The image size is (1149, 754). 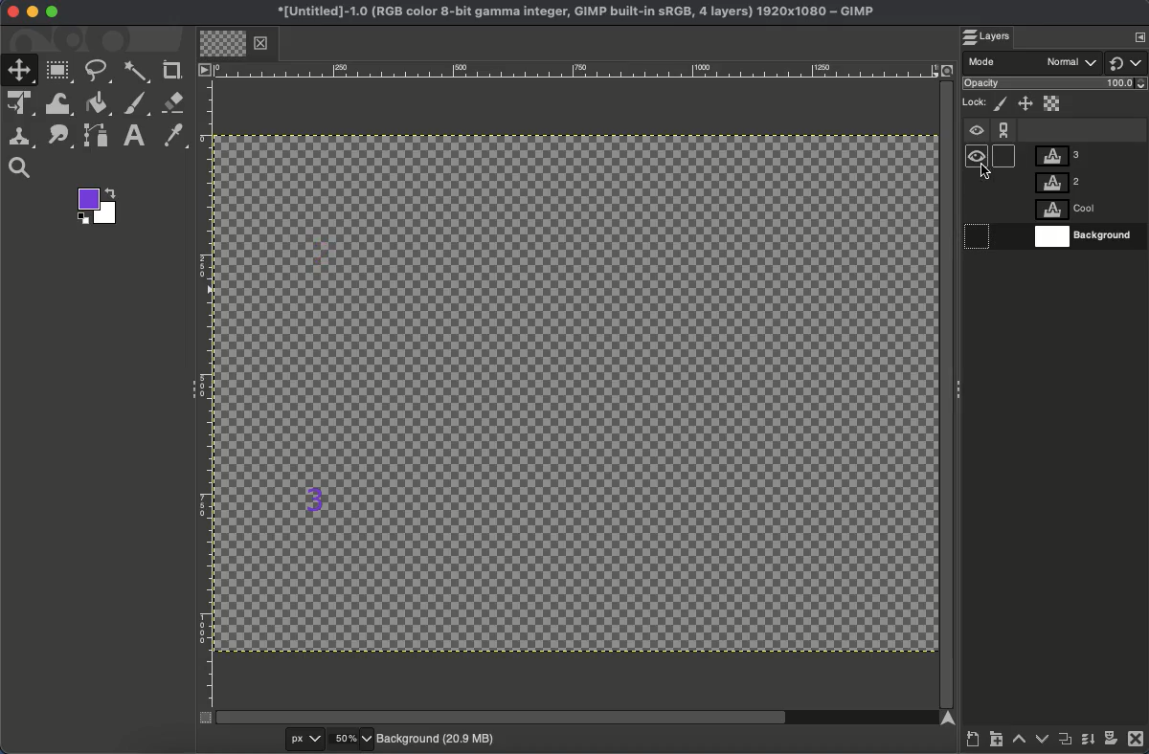 What do you see at coordinates (136, 72) in the screenshot?
I see `Fuzzy select` at bounding box center [136, 72].